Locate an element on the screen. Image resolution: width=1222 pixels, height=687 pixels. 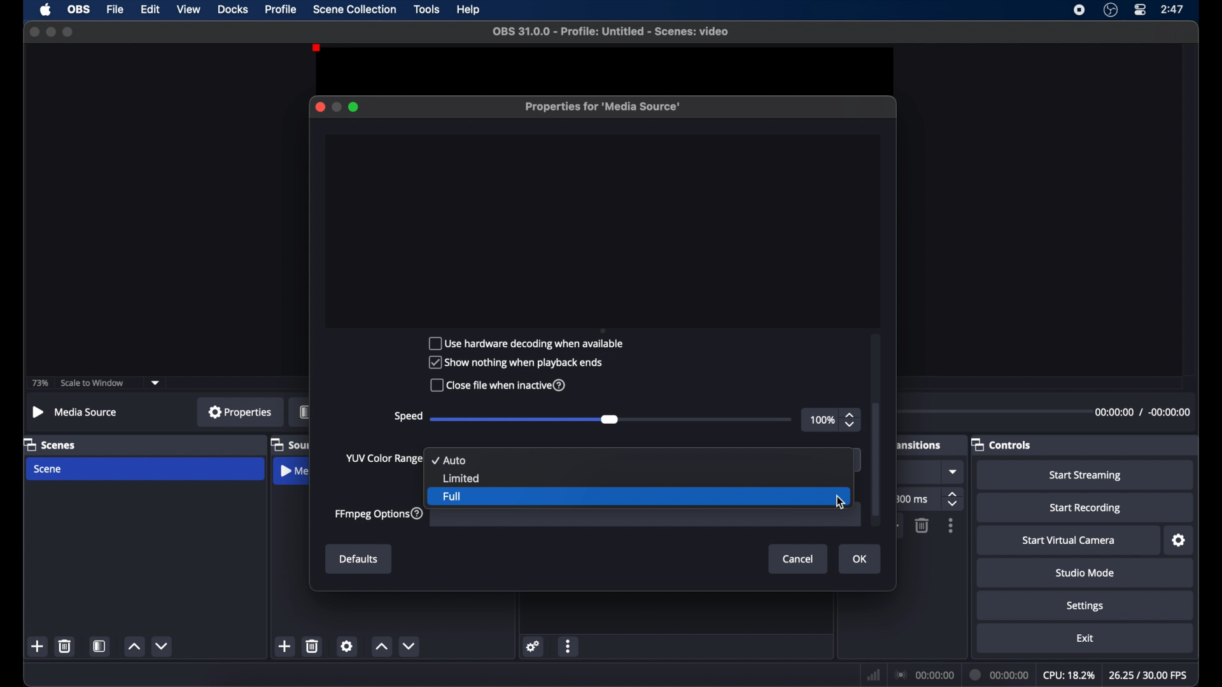
yup color change is located at coordinates (383, 458).